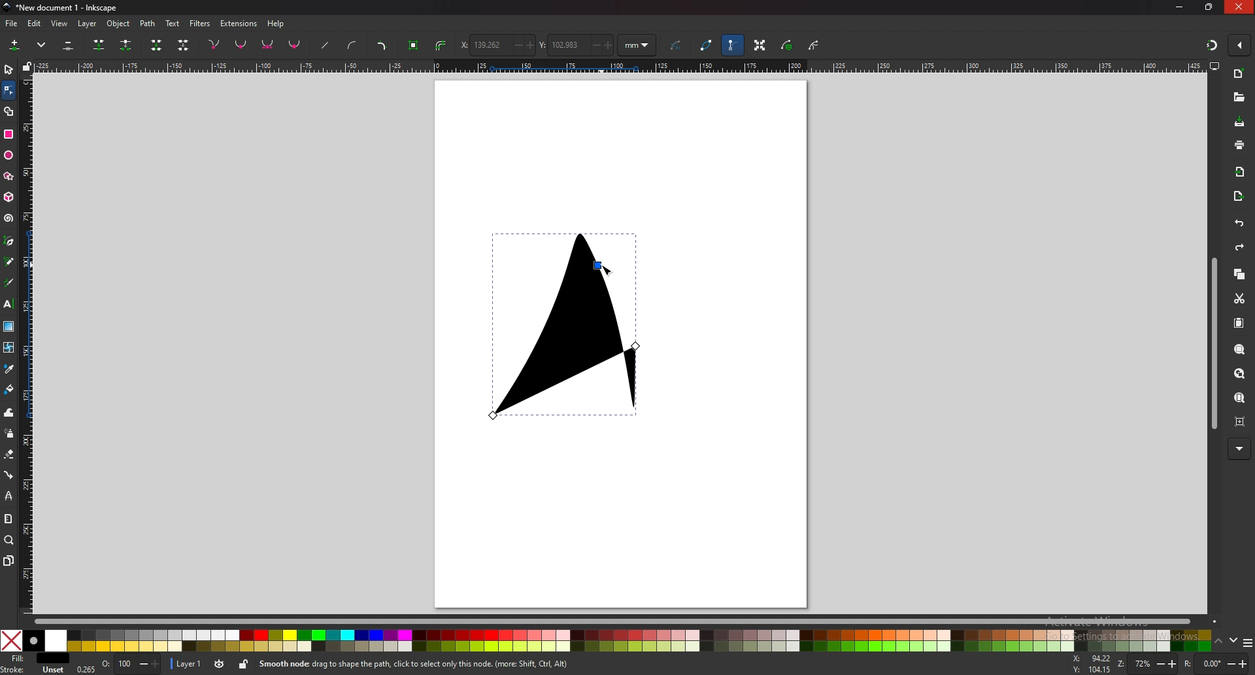 This screenshot has width=1255, height=675. I want to click on object, so click(120, 24).